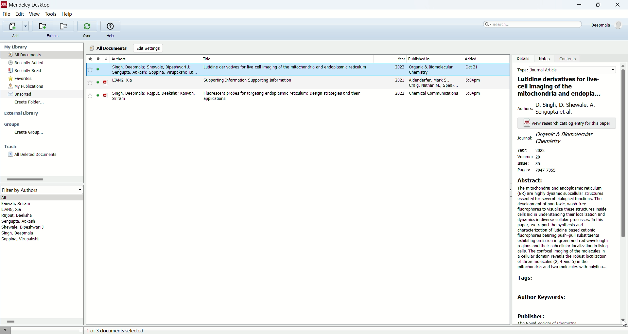 The image size is (628, 334). I want to click on filter by authors, so click(41, 190).